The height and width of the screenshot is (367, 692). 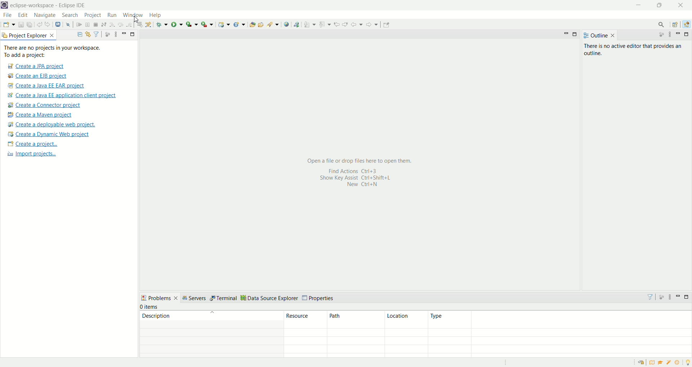 What do you see at coordinates (639, 5) in the screenshot?
I see `minimize` at bounding box center [639, 5].